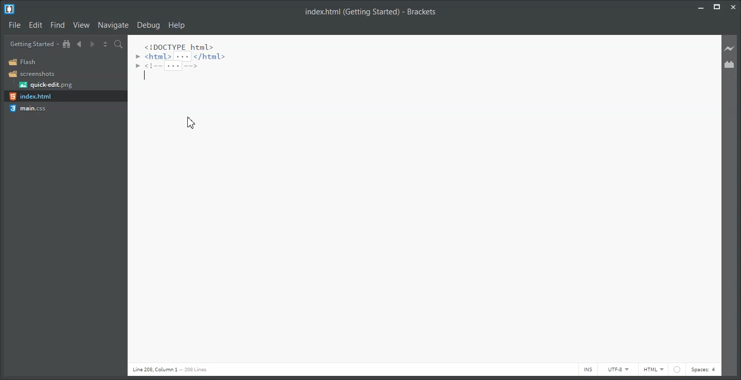 The width and height of the screenshot is (741, 380). What do you see at coordinates (114, 25) in the screenshot?
I see `Navigate` at bounding box center [114, 25].